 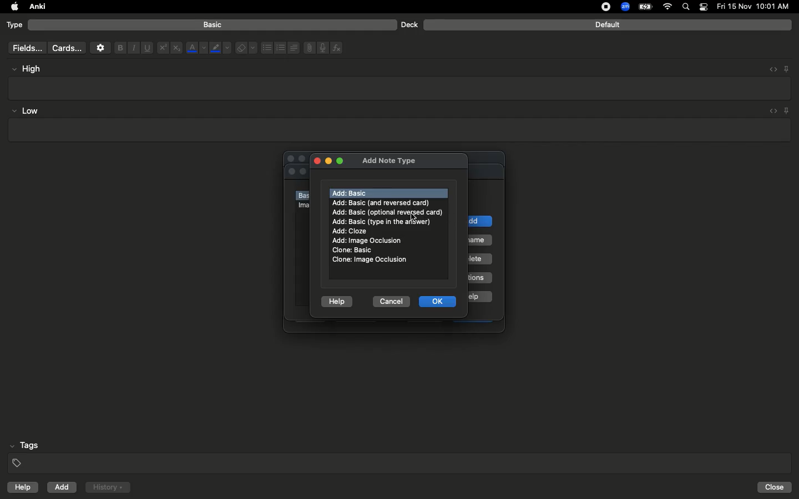 What do you see at coordinates (416, 216) in the screenshot?
I see `cursor` at bounding box center [416, 216].